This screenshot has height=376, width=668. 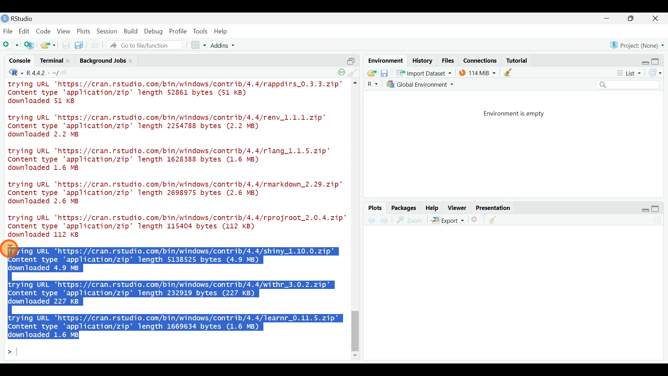 What do you see at coordinates (51, 62) in the screenshot?
I see `Terminal` at bounding box center [51, 62].